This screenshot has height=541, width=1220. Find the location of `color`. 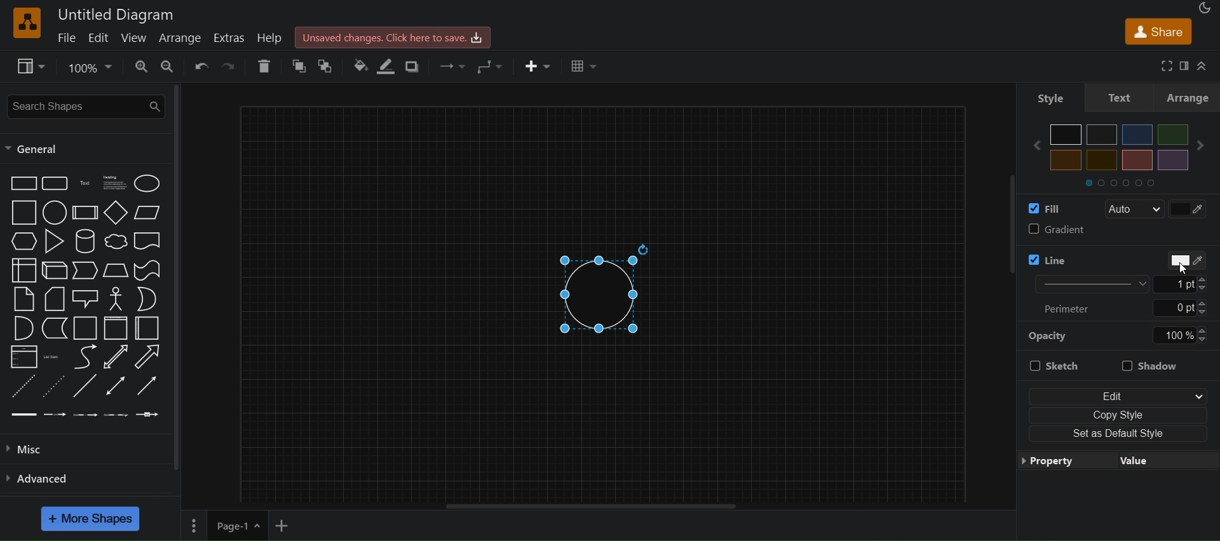

color is located at coordinates (1181, 260).